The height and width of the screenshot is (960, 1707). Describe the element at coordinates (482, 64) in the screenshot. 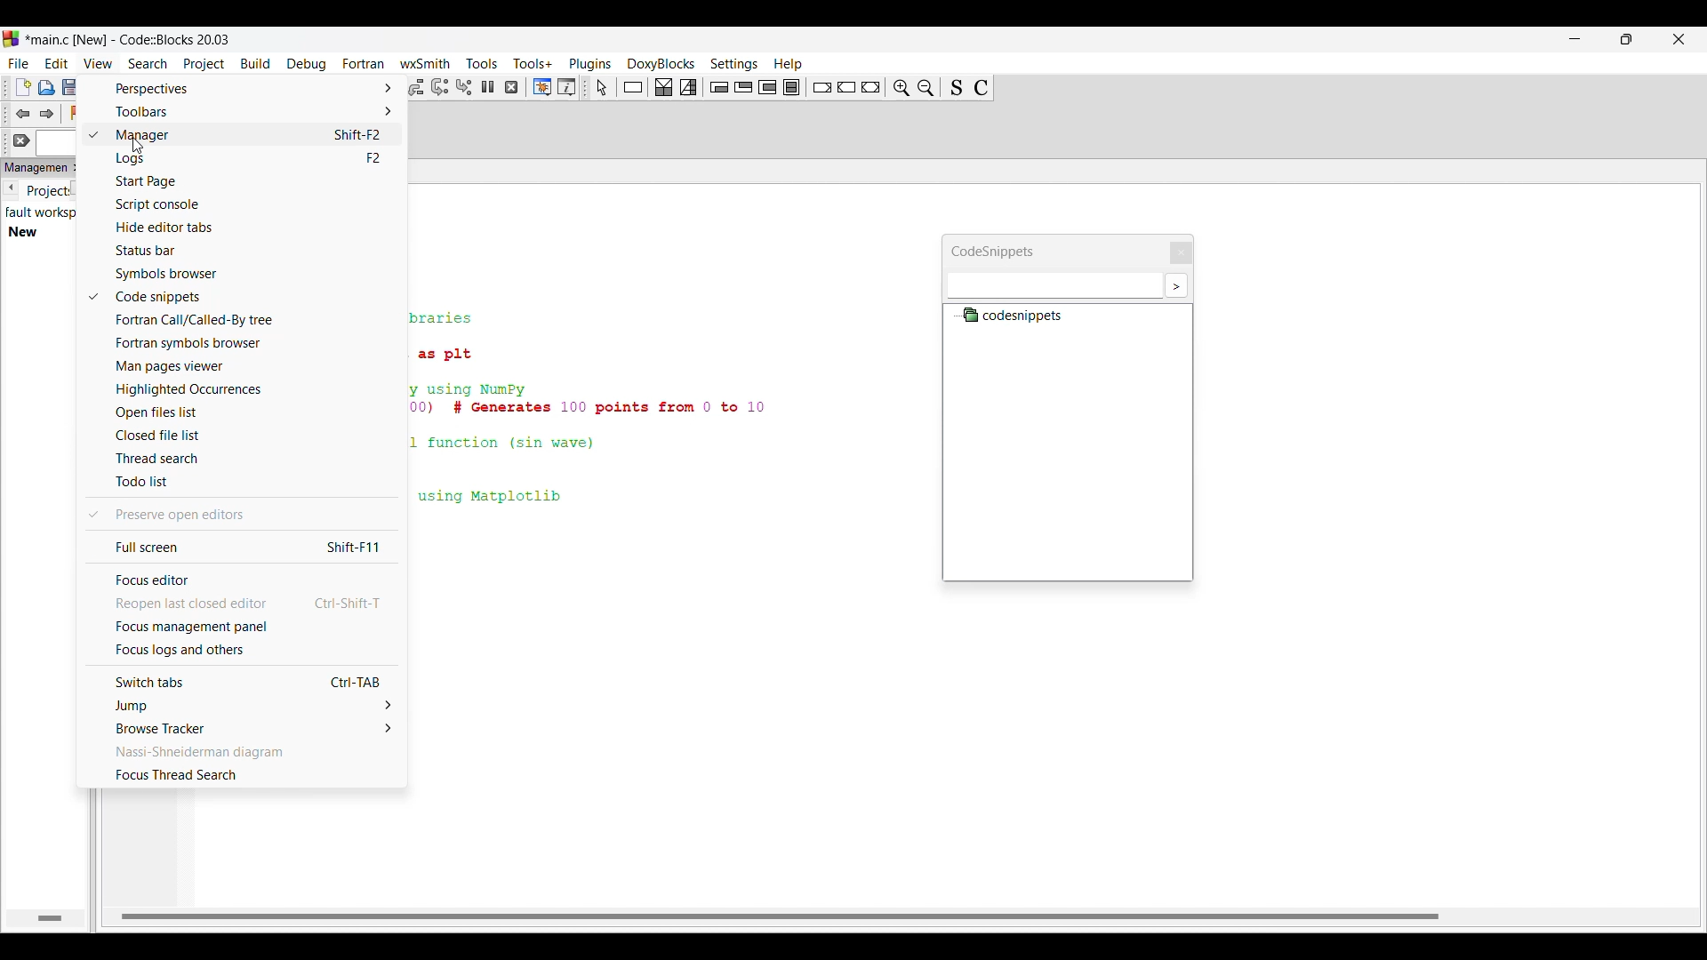

I see `Tools menu` at that location.